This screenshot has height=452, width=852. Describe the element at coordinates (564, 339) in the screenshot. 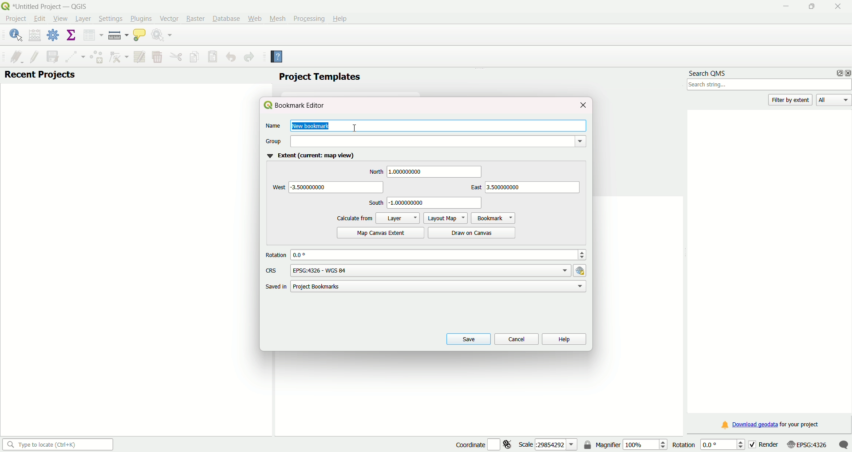

I see `help` at that location.